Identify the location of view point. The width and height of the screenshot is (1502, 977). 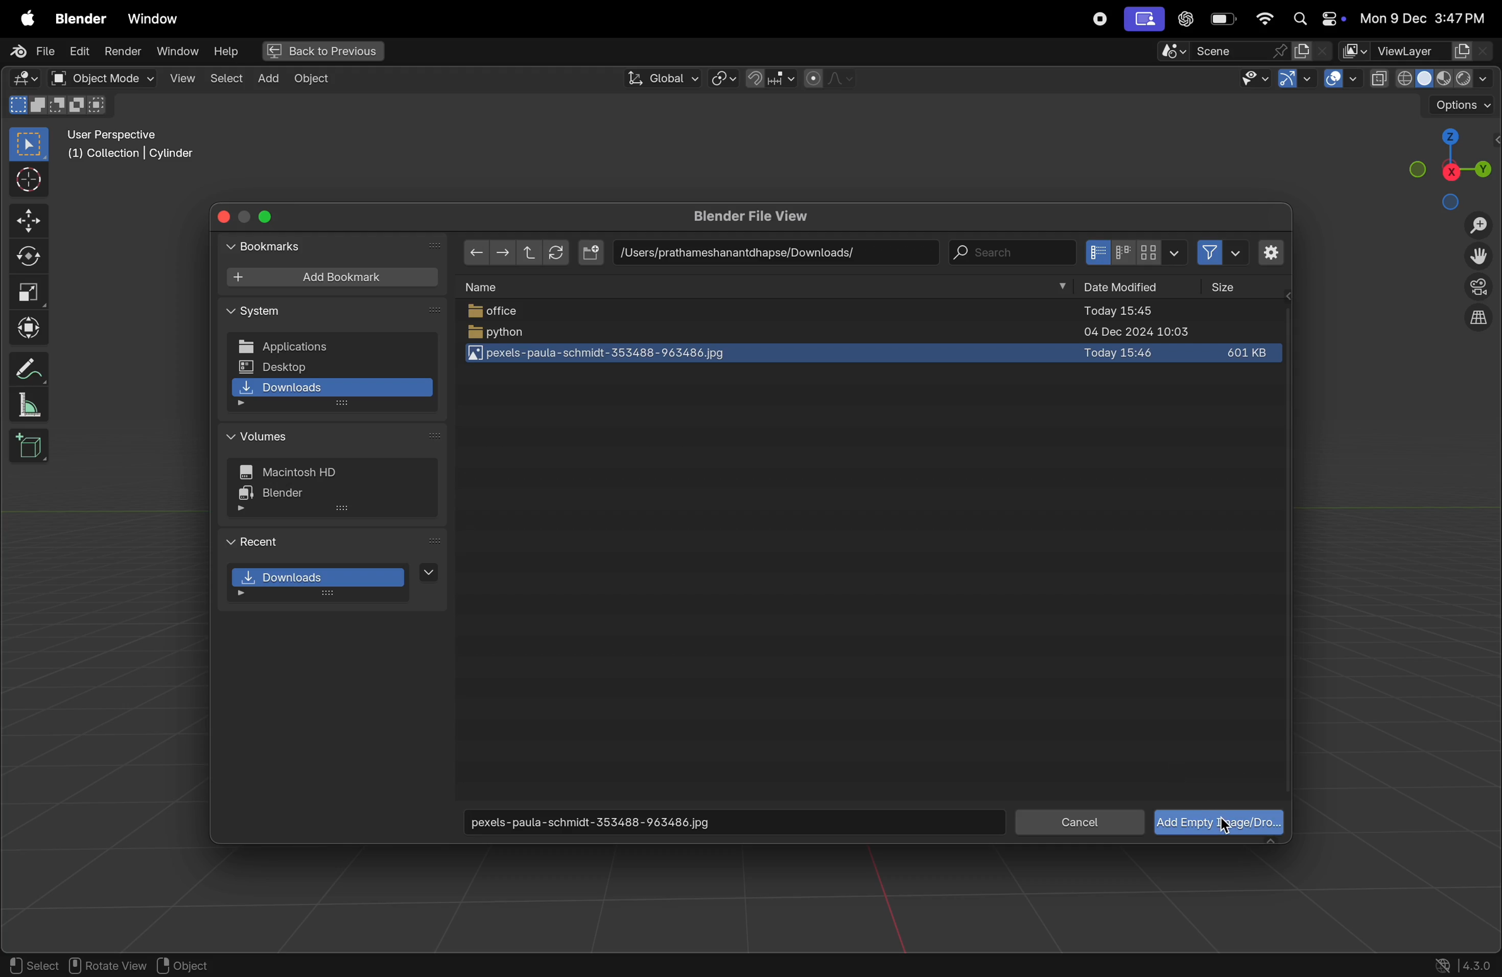
(1452, 165).